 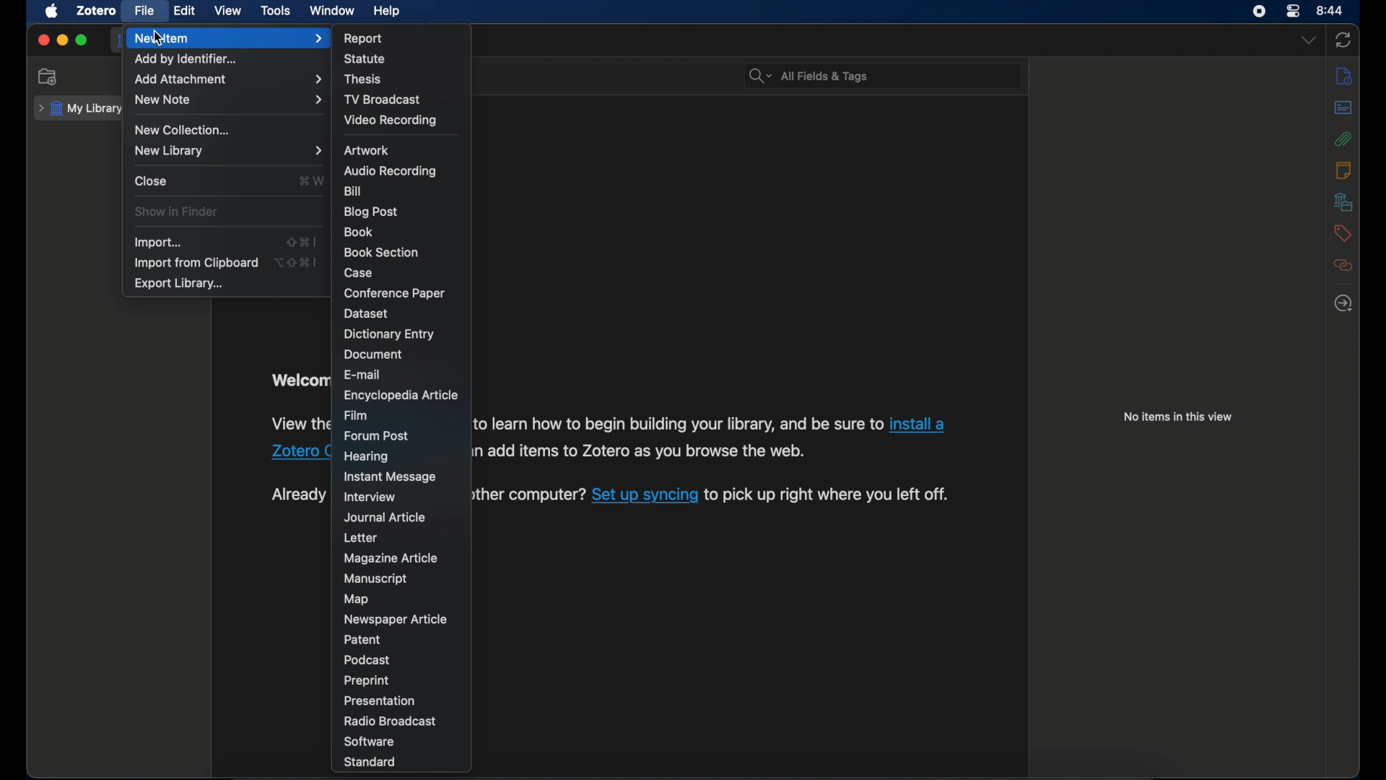 What do you see at coordinates (367, 59) in the screenshot?
I see `statue` at bounding box center [367, 59].